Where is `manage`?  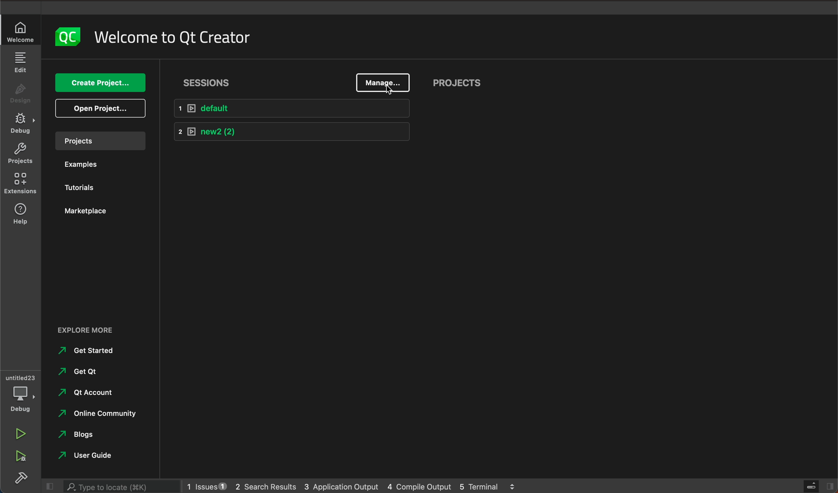
manage is located at coordinates (383, 82).